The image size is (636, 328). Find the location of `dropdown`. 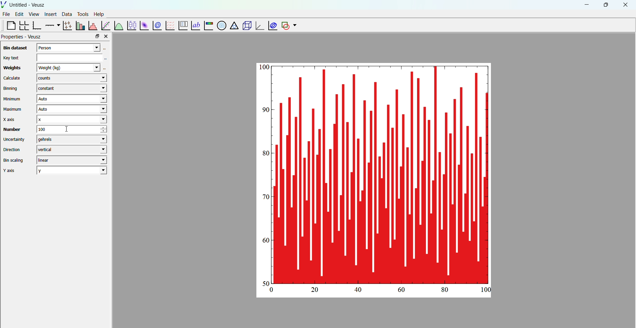

dropdown is located at coordinates (295, 26).